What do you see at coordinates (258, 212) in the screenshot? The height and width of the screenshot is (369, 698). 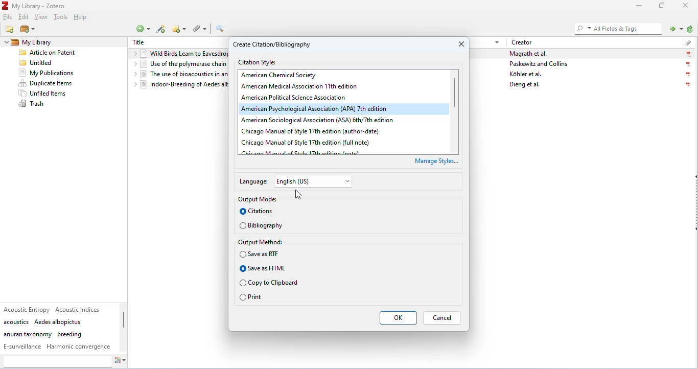 I see `citations` at bounding box center [258, 212].